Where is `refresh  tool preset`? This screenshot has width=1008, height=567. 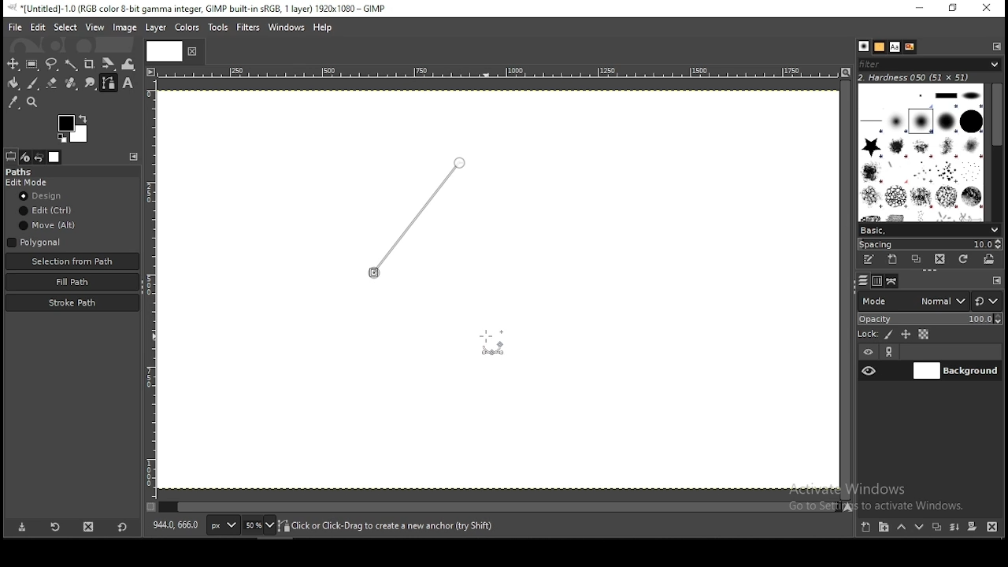 refresh  tool preset is located at coordinates (54, 528).